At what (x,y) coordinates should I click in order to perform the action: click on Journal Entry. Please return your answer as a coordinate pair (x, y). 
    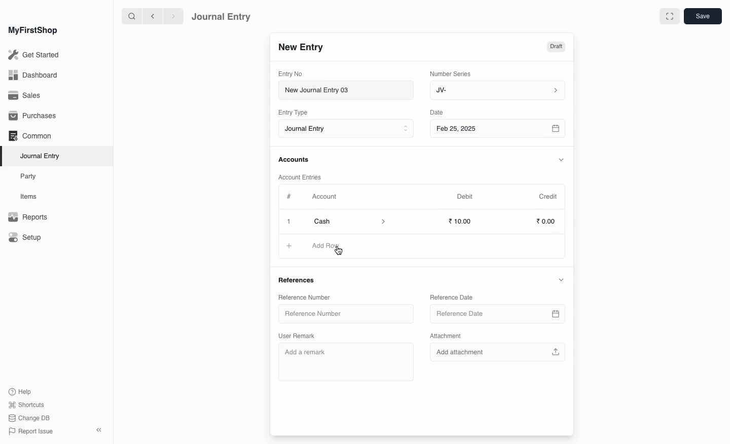
    Looking at the image, I should click on (349, 129).